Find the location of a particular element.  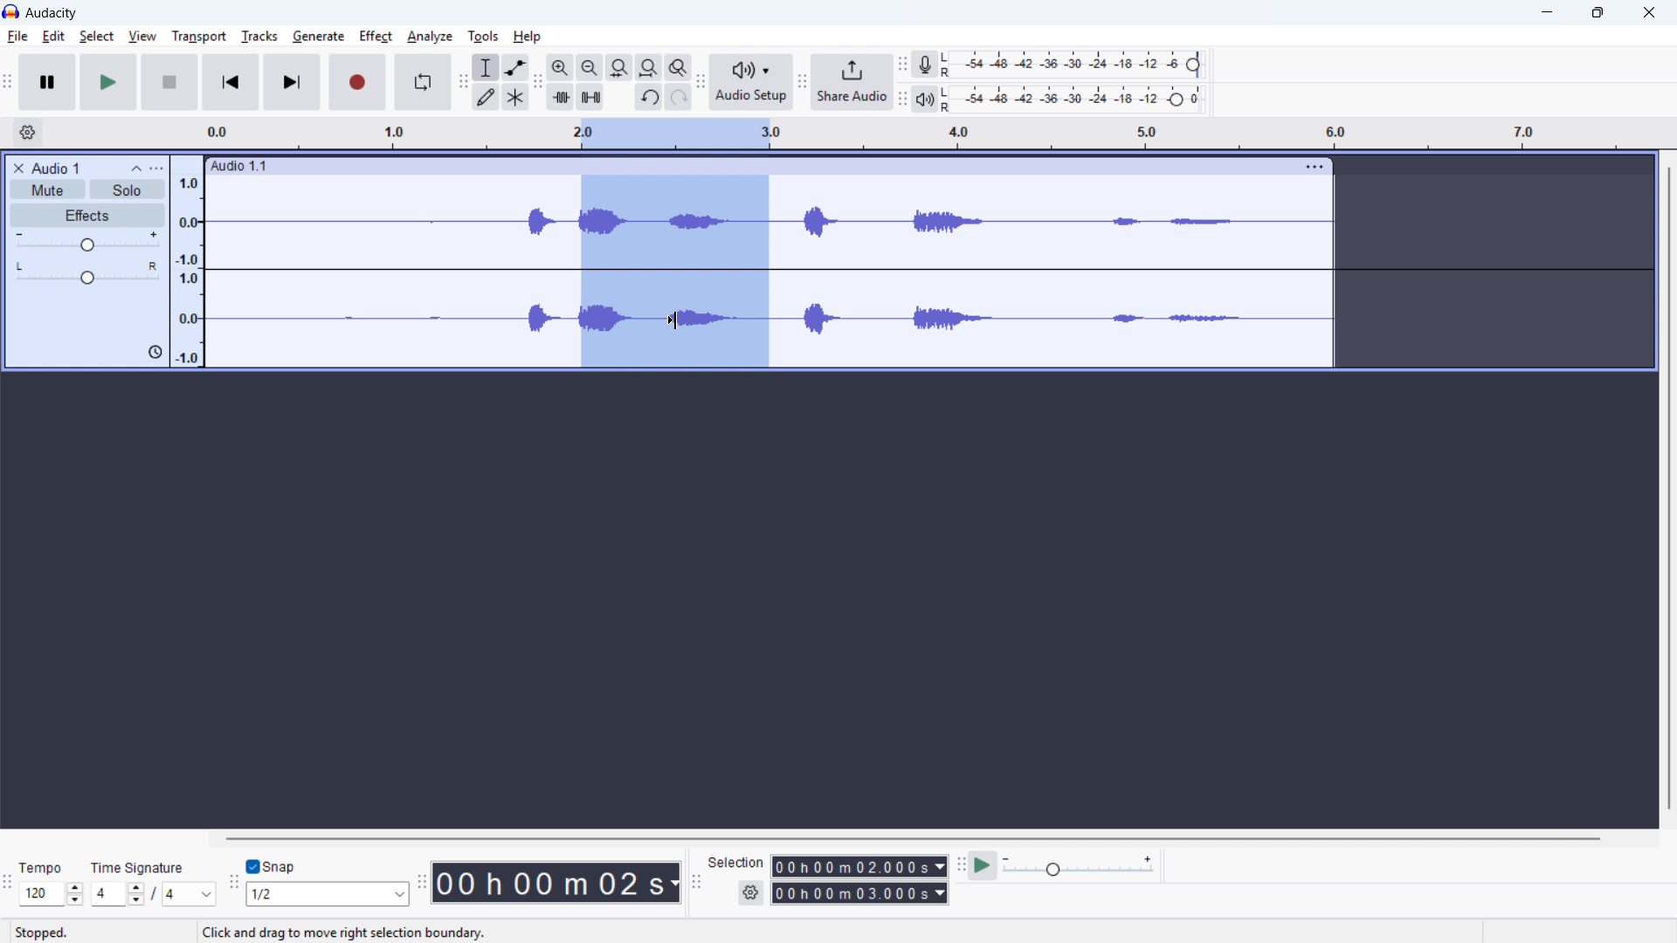

Selection is located at coordinates (737, 862).